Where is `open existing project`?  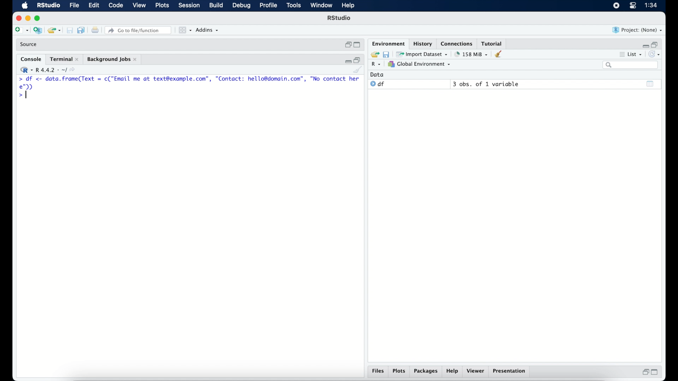 open existing project is located at coordinates (54, 30).